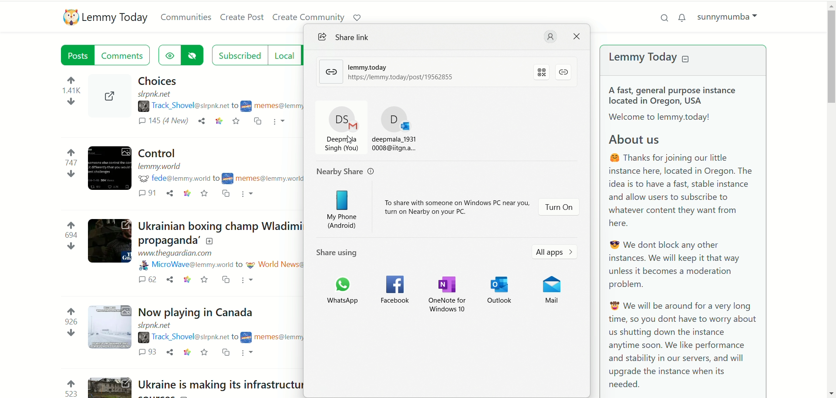 The height and width of the screenshot is (398, 836). Describe the element at coordinates (350, 144) in the screenshot. I see `Pointer` at that location.